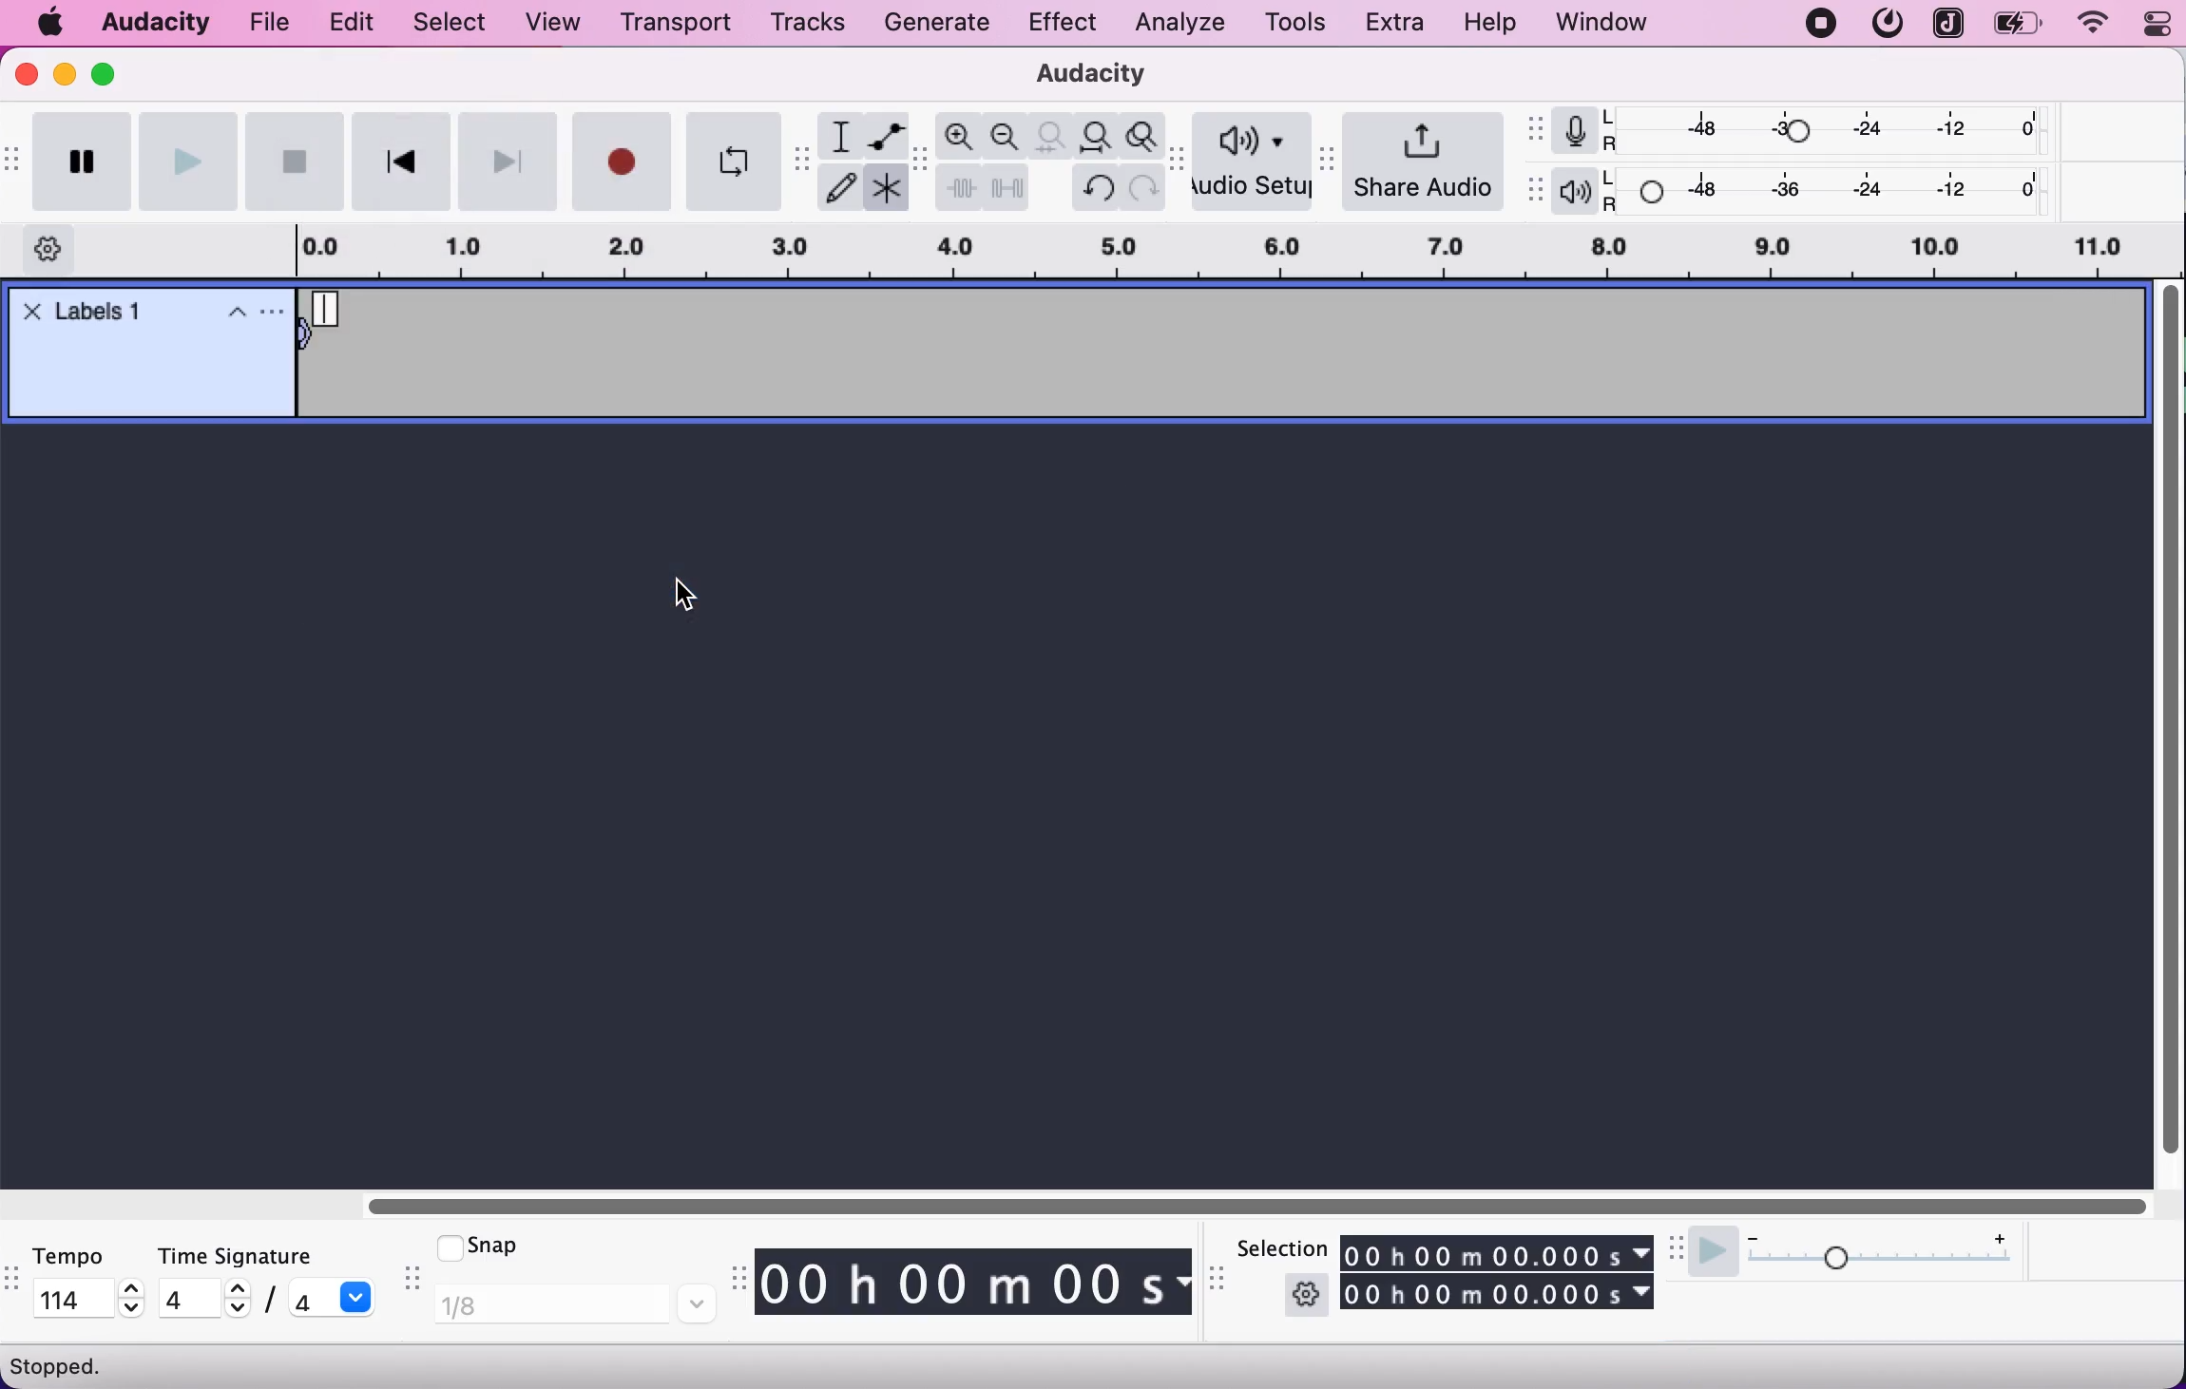 Image resolution: width=2186 pixels, height=1389 pixels. What do you see at coordinates (1573, 192) in the screenshot?
I see `playback meter` at bounding box center [1573, 192].